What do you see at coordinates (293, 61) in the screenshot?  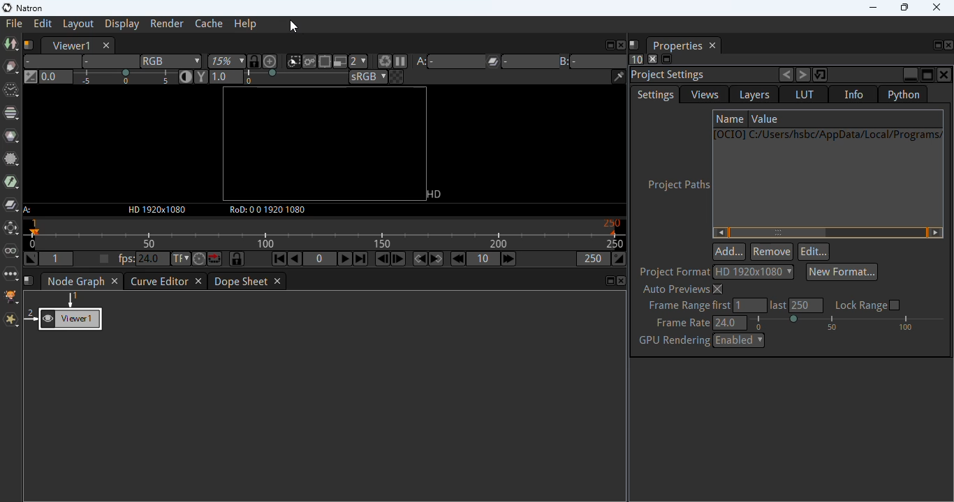 I see `clips the portion of the image displayed on the viewer to the input stream format` at bounding box center [293, 61].